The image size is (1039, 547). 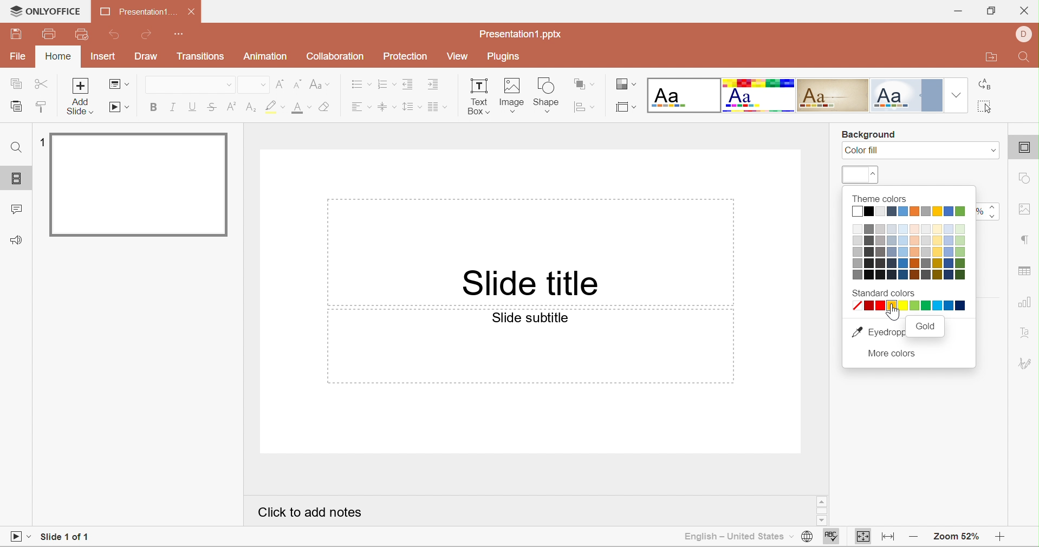 What do you see at coordinates (174, 106) in the screenshot?
I see `Italic` at bounding box center [174, 106].